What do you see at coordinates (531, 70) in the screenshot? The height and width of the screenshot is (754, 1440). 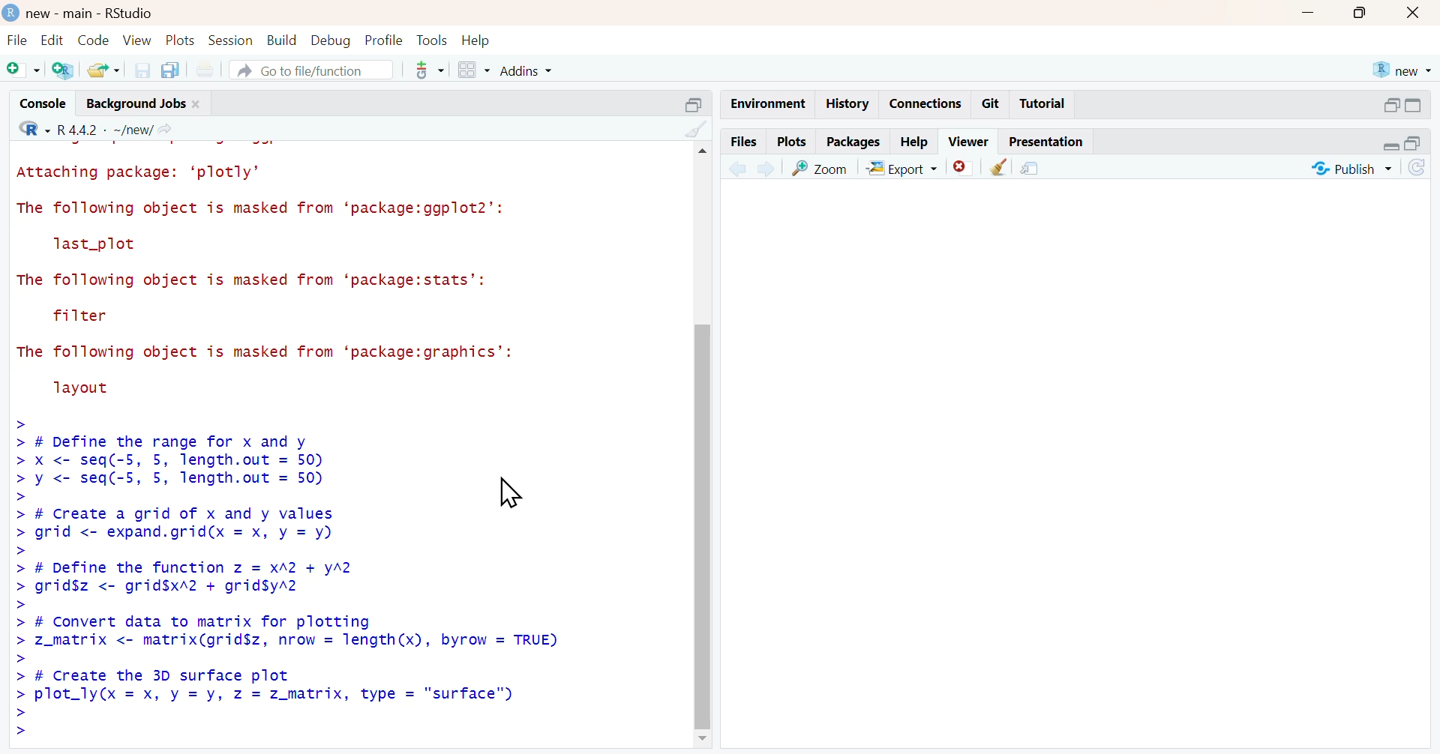 I see `addins` at bounding box center [531, 70].